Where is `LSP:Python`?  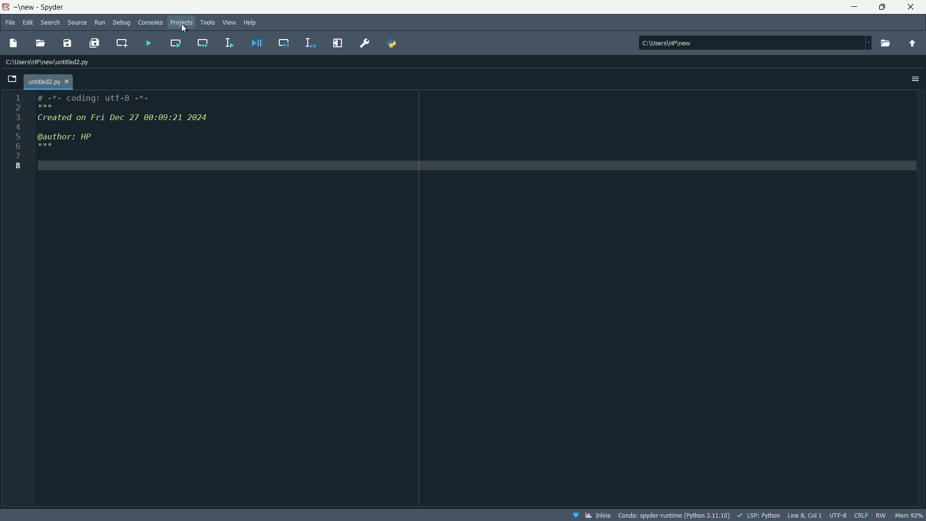 LSP:Python is located at coordinates (757, 514).